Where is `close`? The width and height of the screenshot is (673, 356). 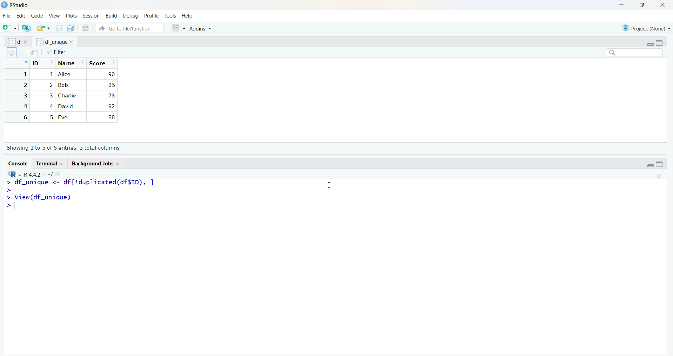
close is located at coordinates (27, 42).